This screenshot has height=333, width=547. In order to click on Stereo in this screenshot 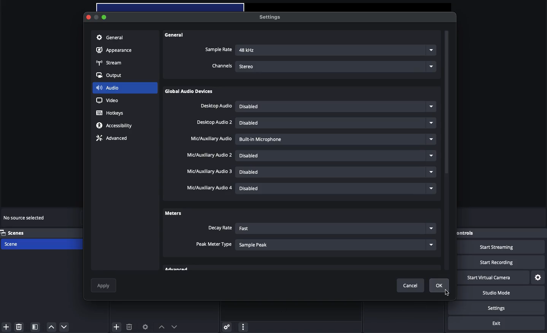, I will do `click(337, 66)`.